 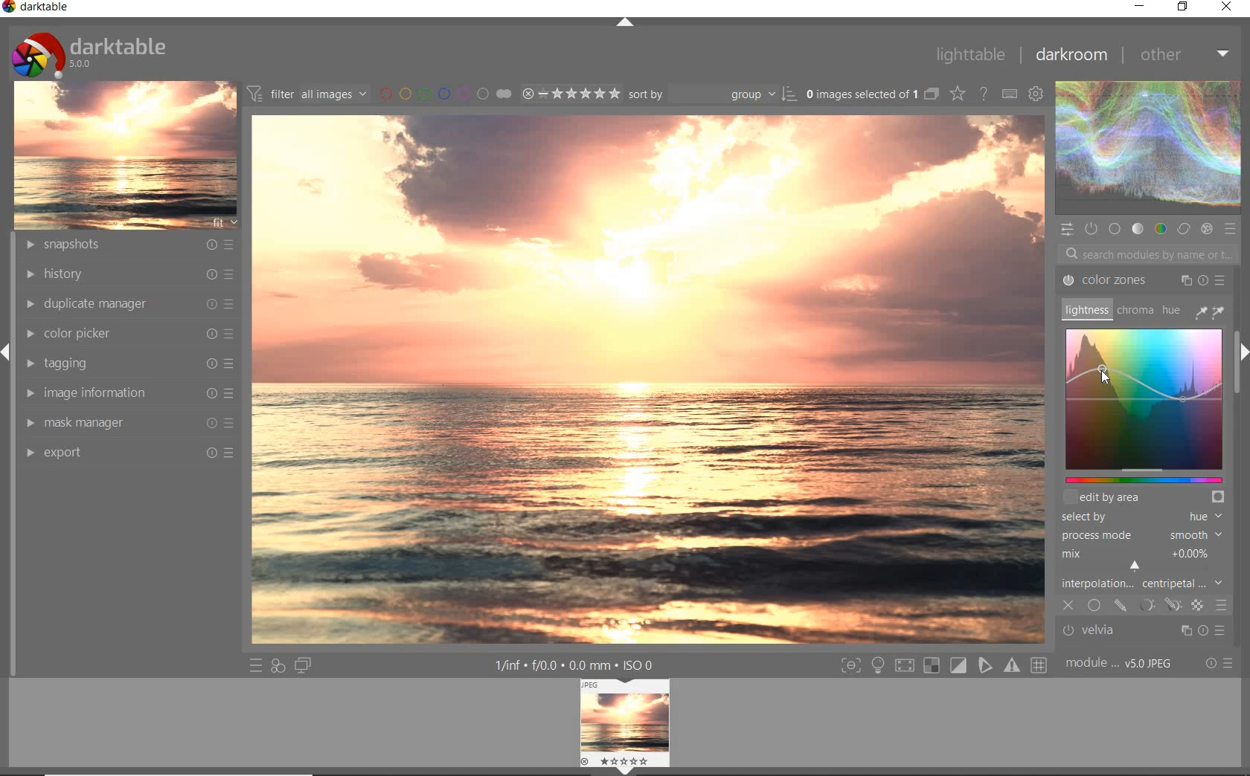 I want to click on IMAGE INFORMATION, so click(x=130, y=392).